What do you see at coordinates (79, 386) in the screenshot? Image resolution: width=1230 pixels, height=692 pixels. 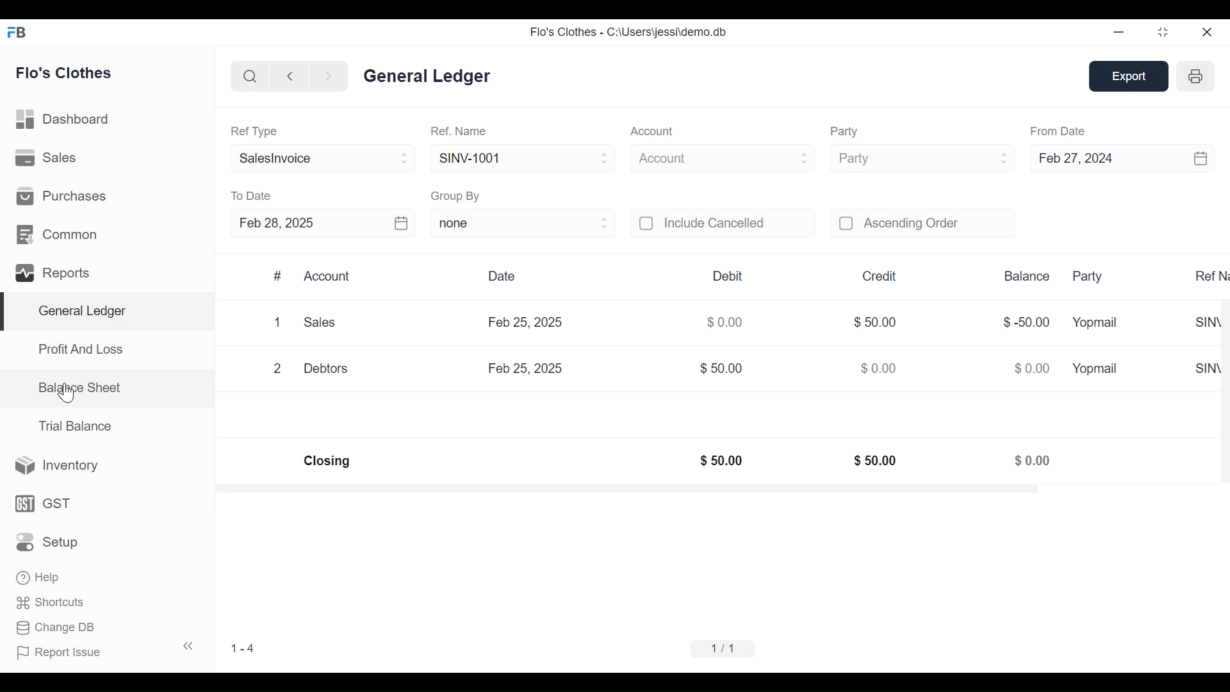 I see `Balance Sheet` at bounding box center [79, 386].